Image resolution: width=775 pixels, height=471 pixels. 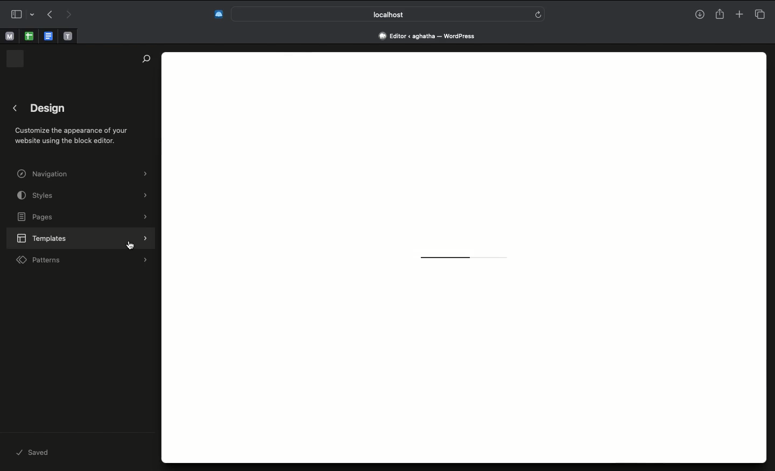 What do you see at coordinates (68, 37) in the screenshot?
I see `open tab` at bounding box center [68, 37].